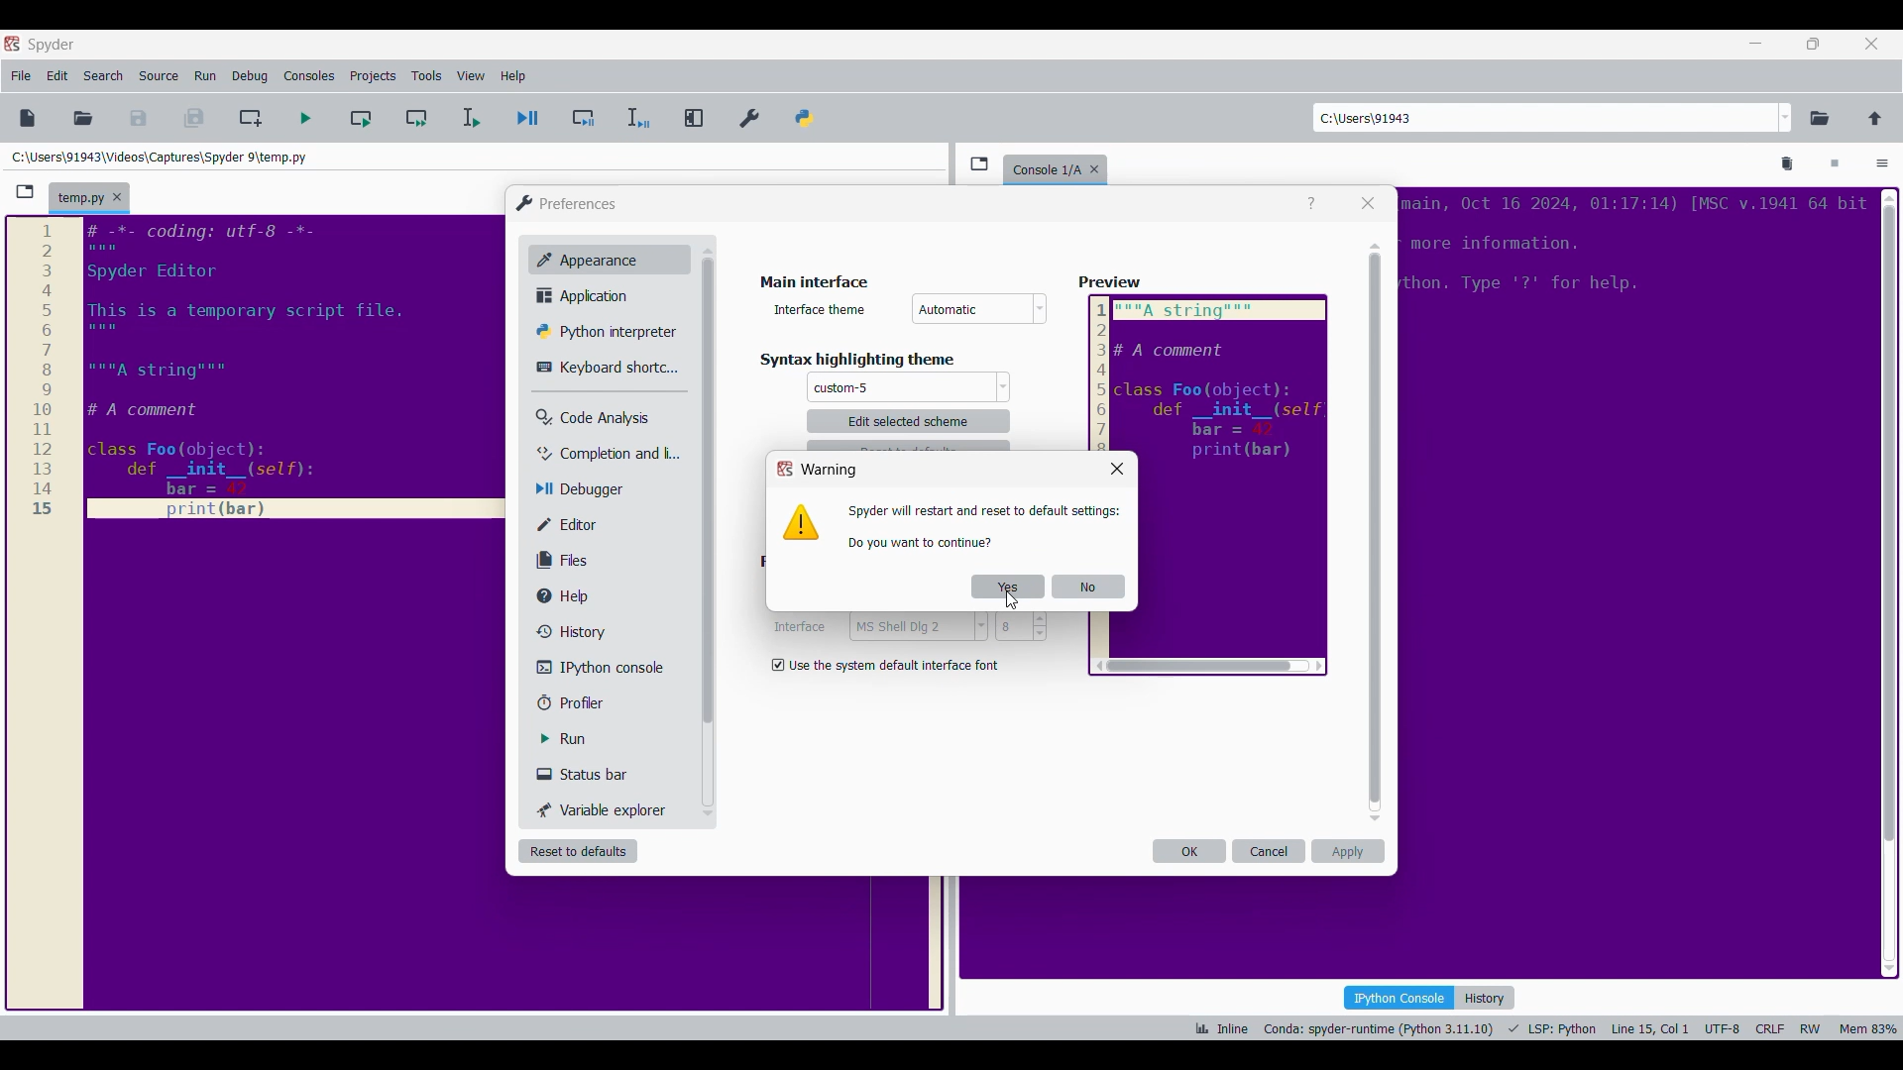  I want to click on Debug menu, so click(251, 76).